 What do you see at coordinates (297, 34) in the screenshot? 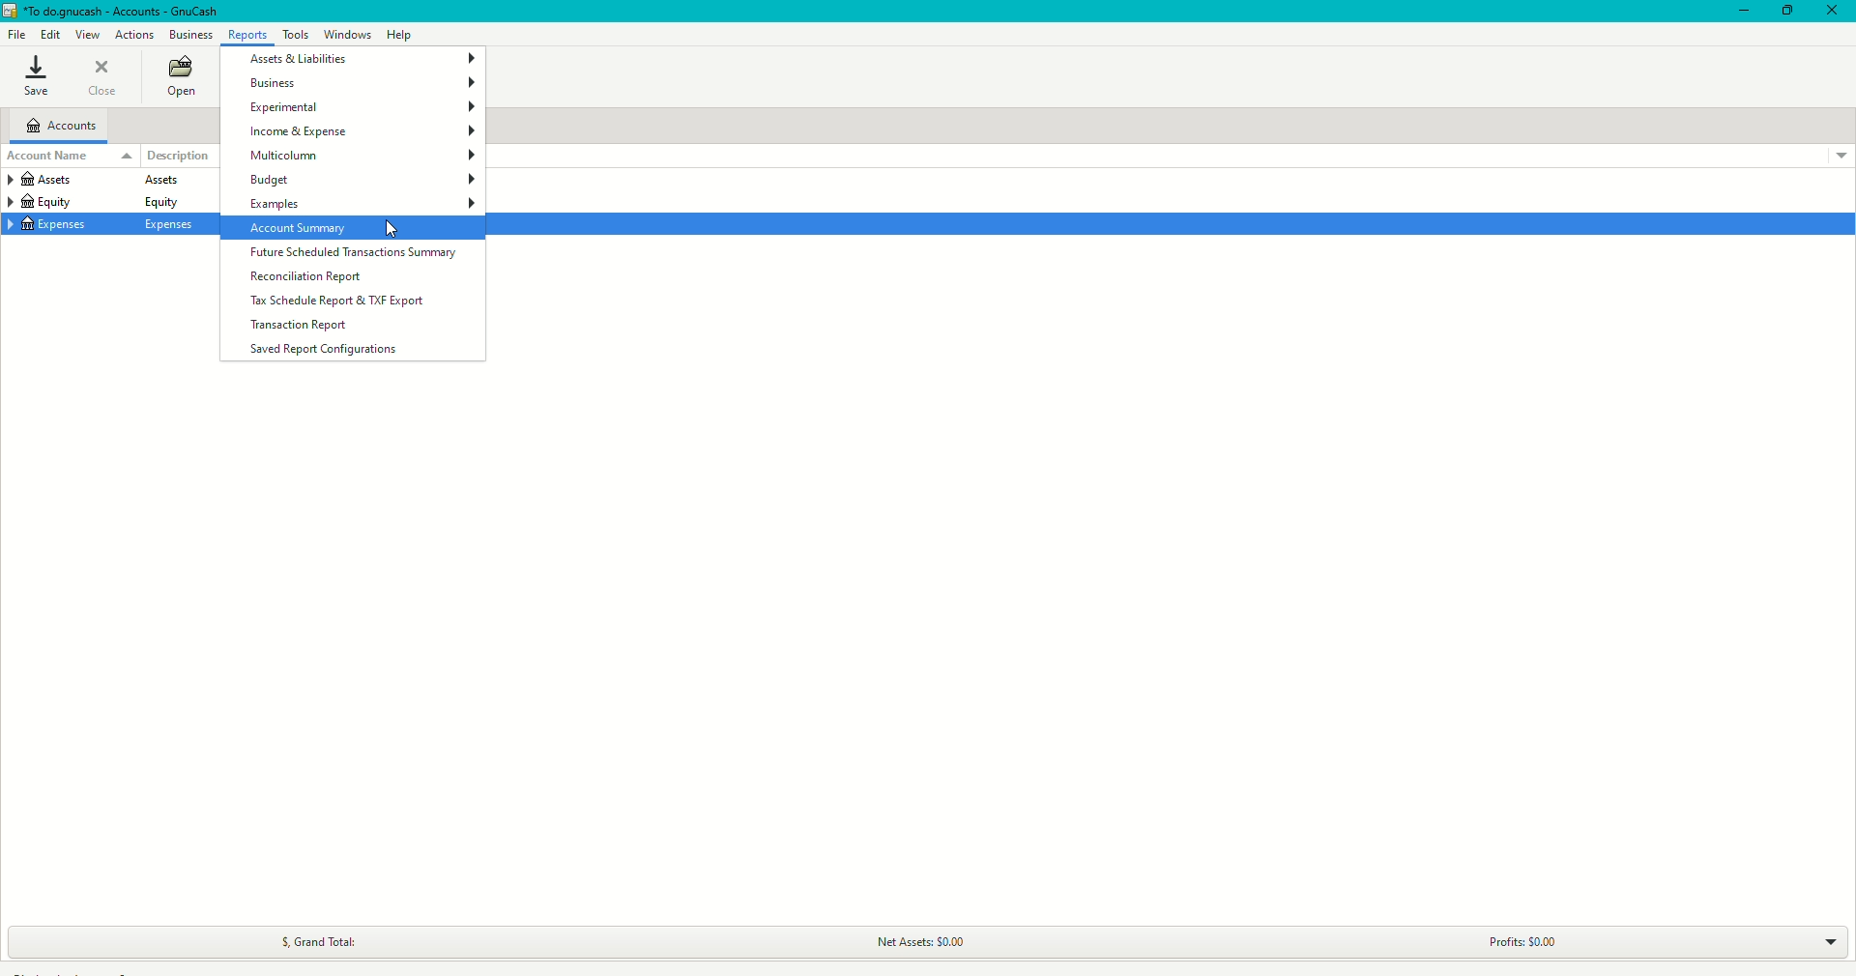
I see `Tools` at bounding box center [297, 34].